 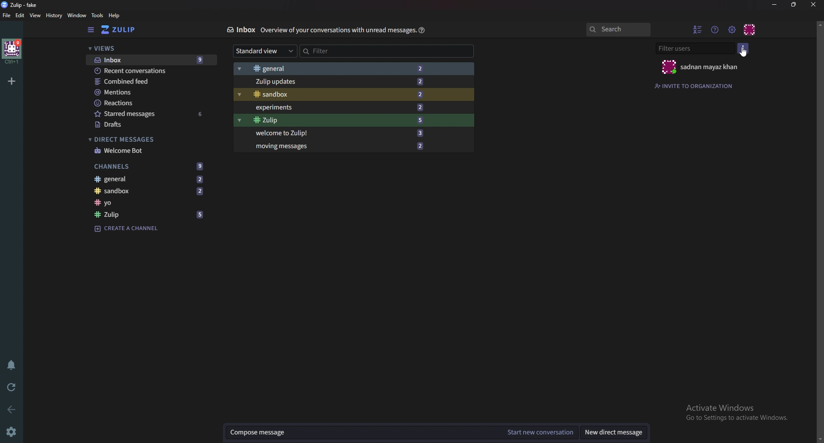 I want to click on New direct message, so click(x=616, y=433).